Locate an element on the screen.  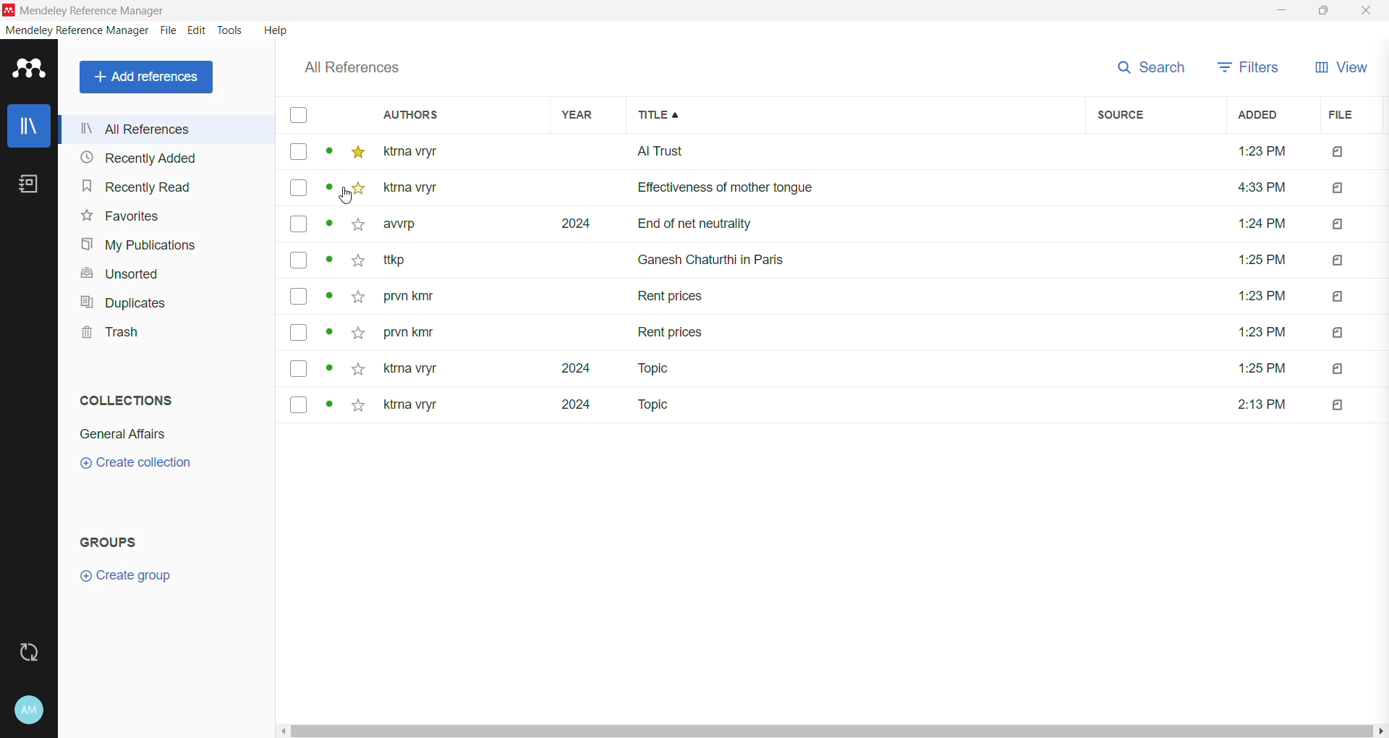
awrp is located at coordinates (405, 228).